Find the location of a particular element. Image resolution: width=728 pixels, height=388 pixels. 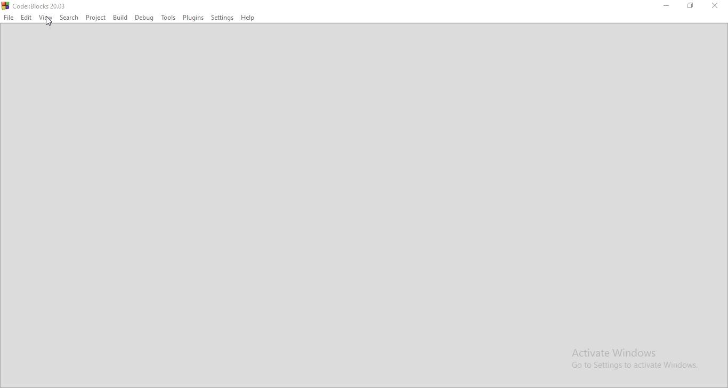

Tools  is located at coordinates (169, 18).